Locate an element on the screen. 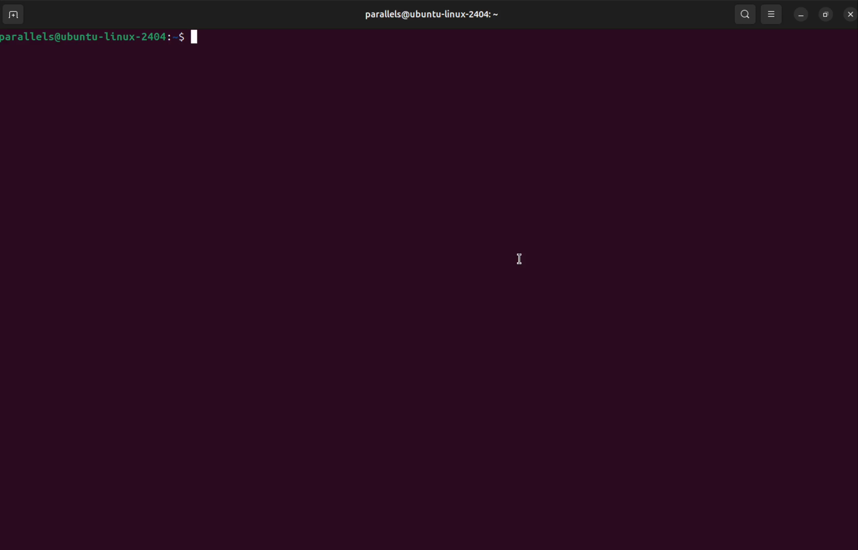  search is located at coordinates (746, 13).